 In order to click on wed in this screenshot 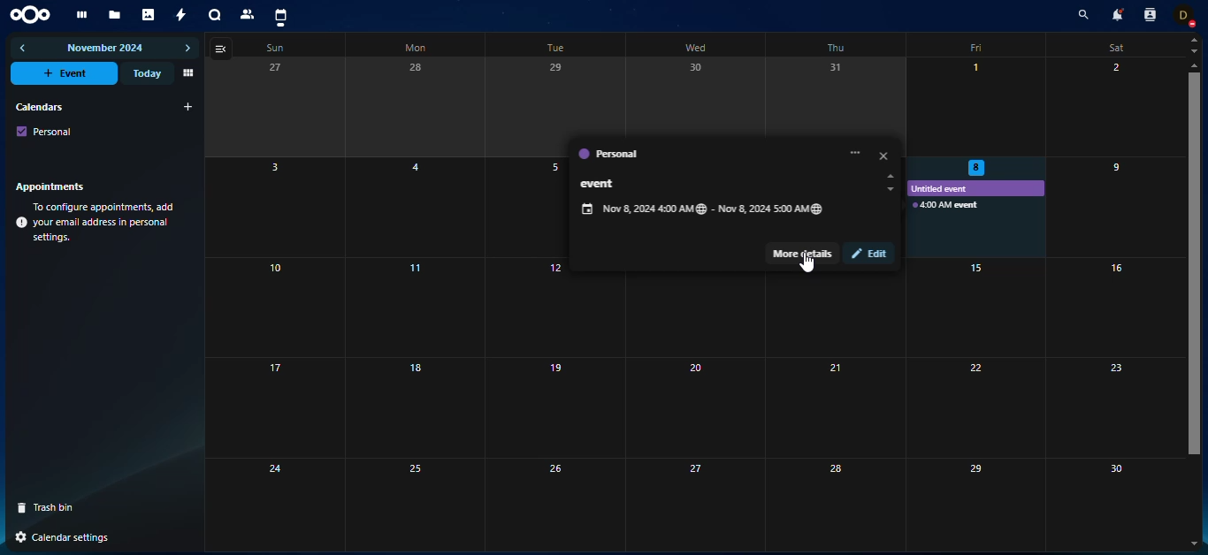, I will do `click(696, 47)`.